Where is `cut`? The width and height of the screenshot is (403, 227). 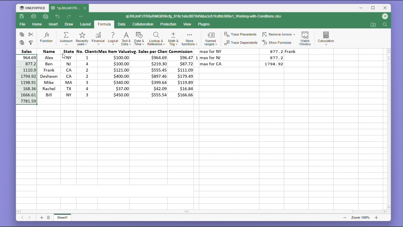
cut is located at coordinates (32, 34).